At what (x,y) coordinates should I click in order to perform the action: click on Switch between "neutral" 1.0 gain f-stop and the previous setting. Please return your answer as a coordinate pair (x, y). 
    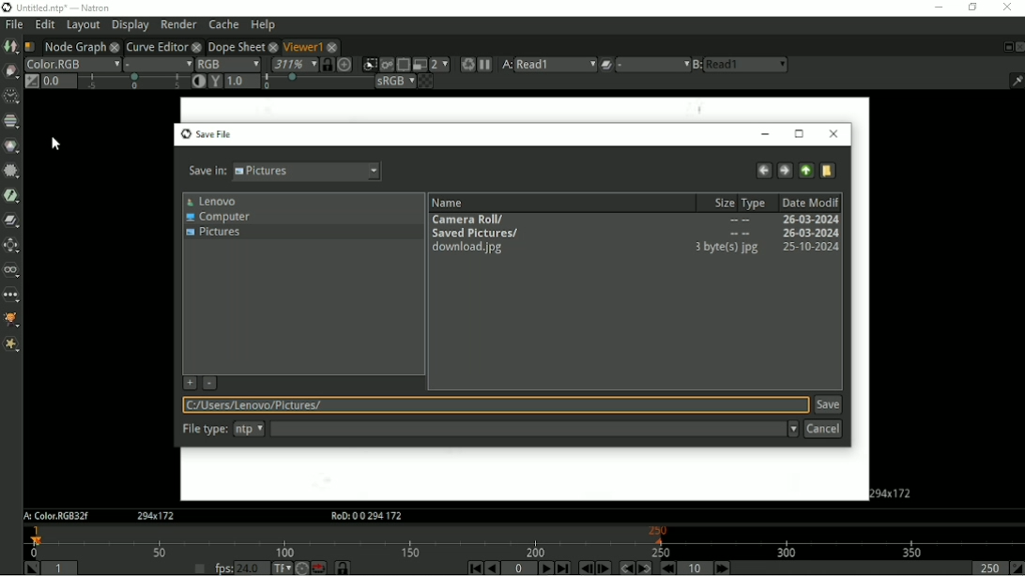
    Looking at the image, I should click on (32, 81).